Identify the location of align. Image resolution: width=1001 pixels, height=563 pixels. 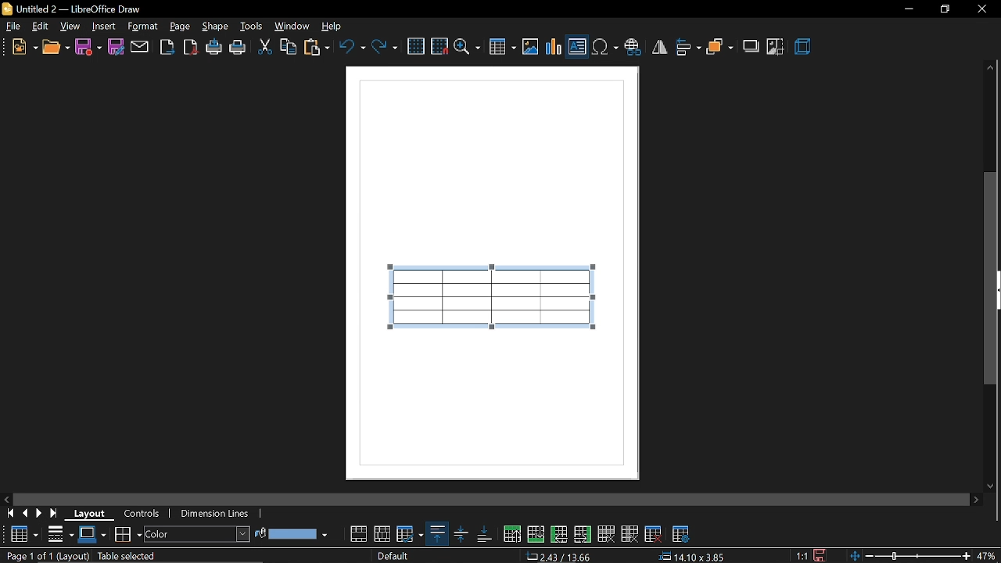
(687, 45).